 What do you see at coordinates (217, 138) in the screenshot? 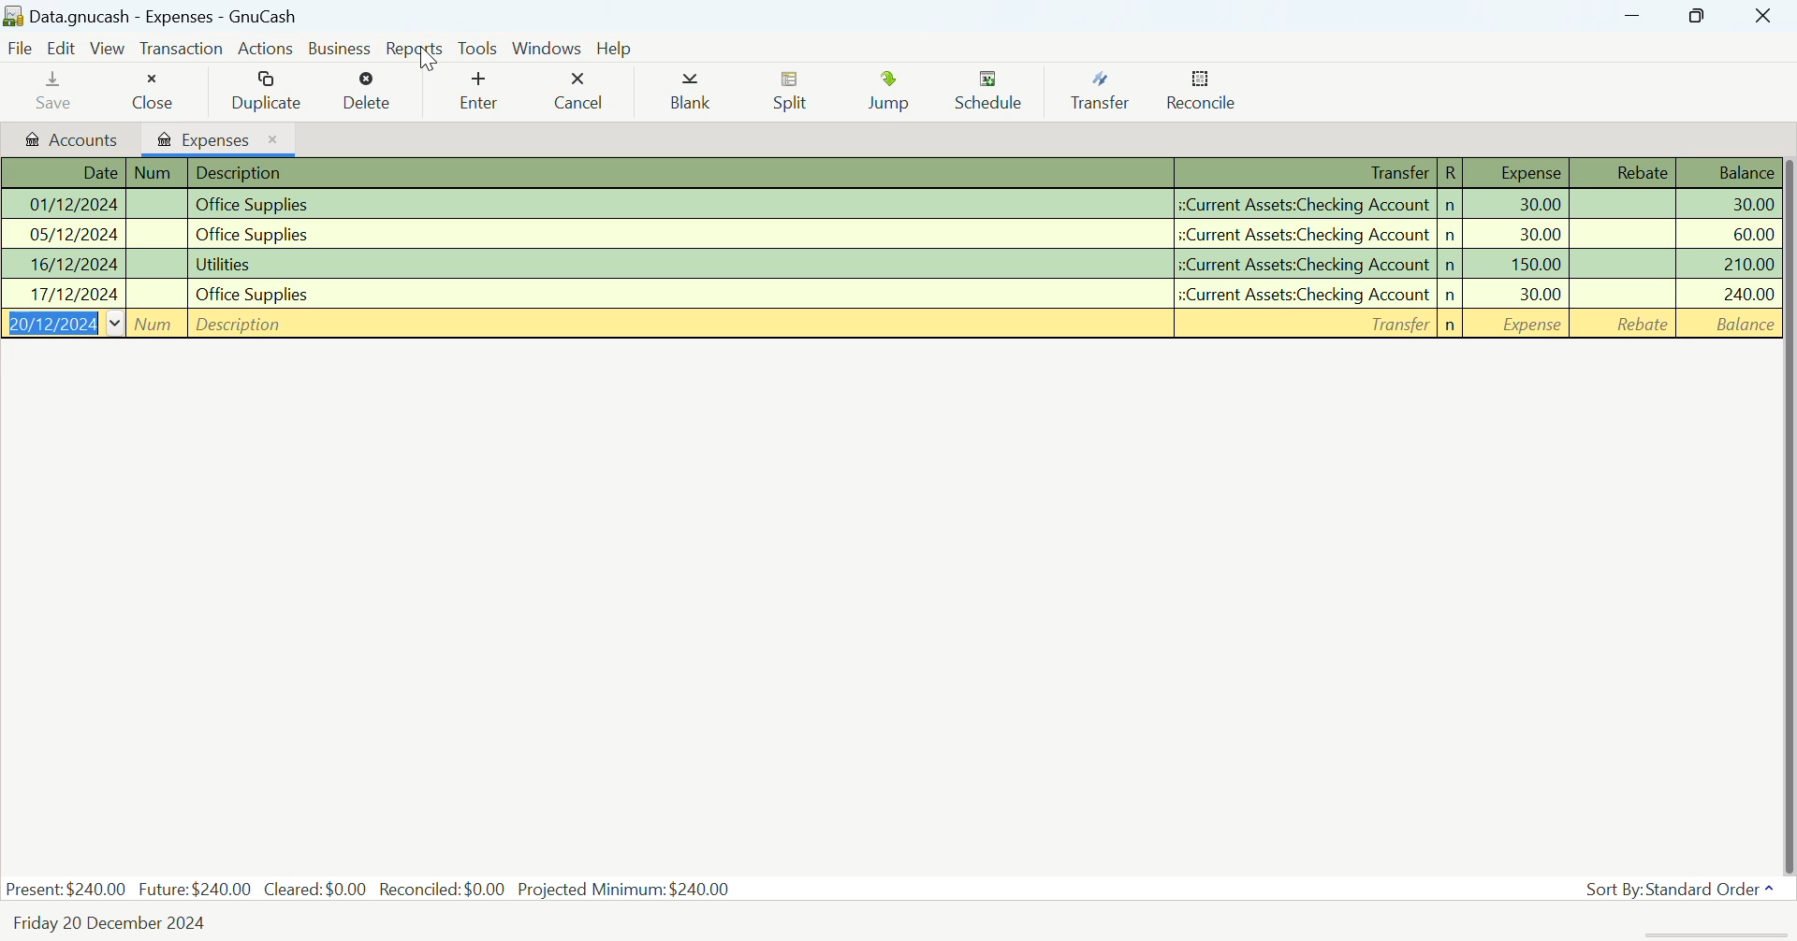
I see `Expenses Tab Open` at bounding box center [217, 138].